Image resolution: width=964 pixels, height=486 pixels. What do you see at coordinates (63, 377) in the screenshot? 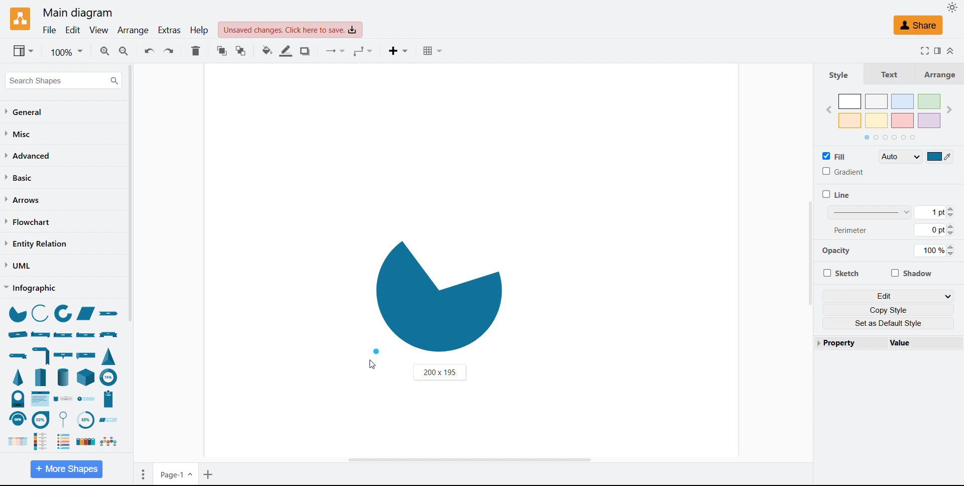
I see `cylinder` at bounding box center [63, 377].